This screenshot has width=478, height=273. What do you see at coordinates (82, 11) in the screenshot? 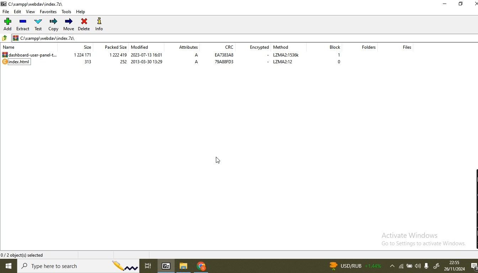
I see `help` at bounding box center [82, 11].